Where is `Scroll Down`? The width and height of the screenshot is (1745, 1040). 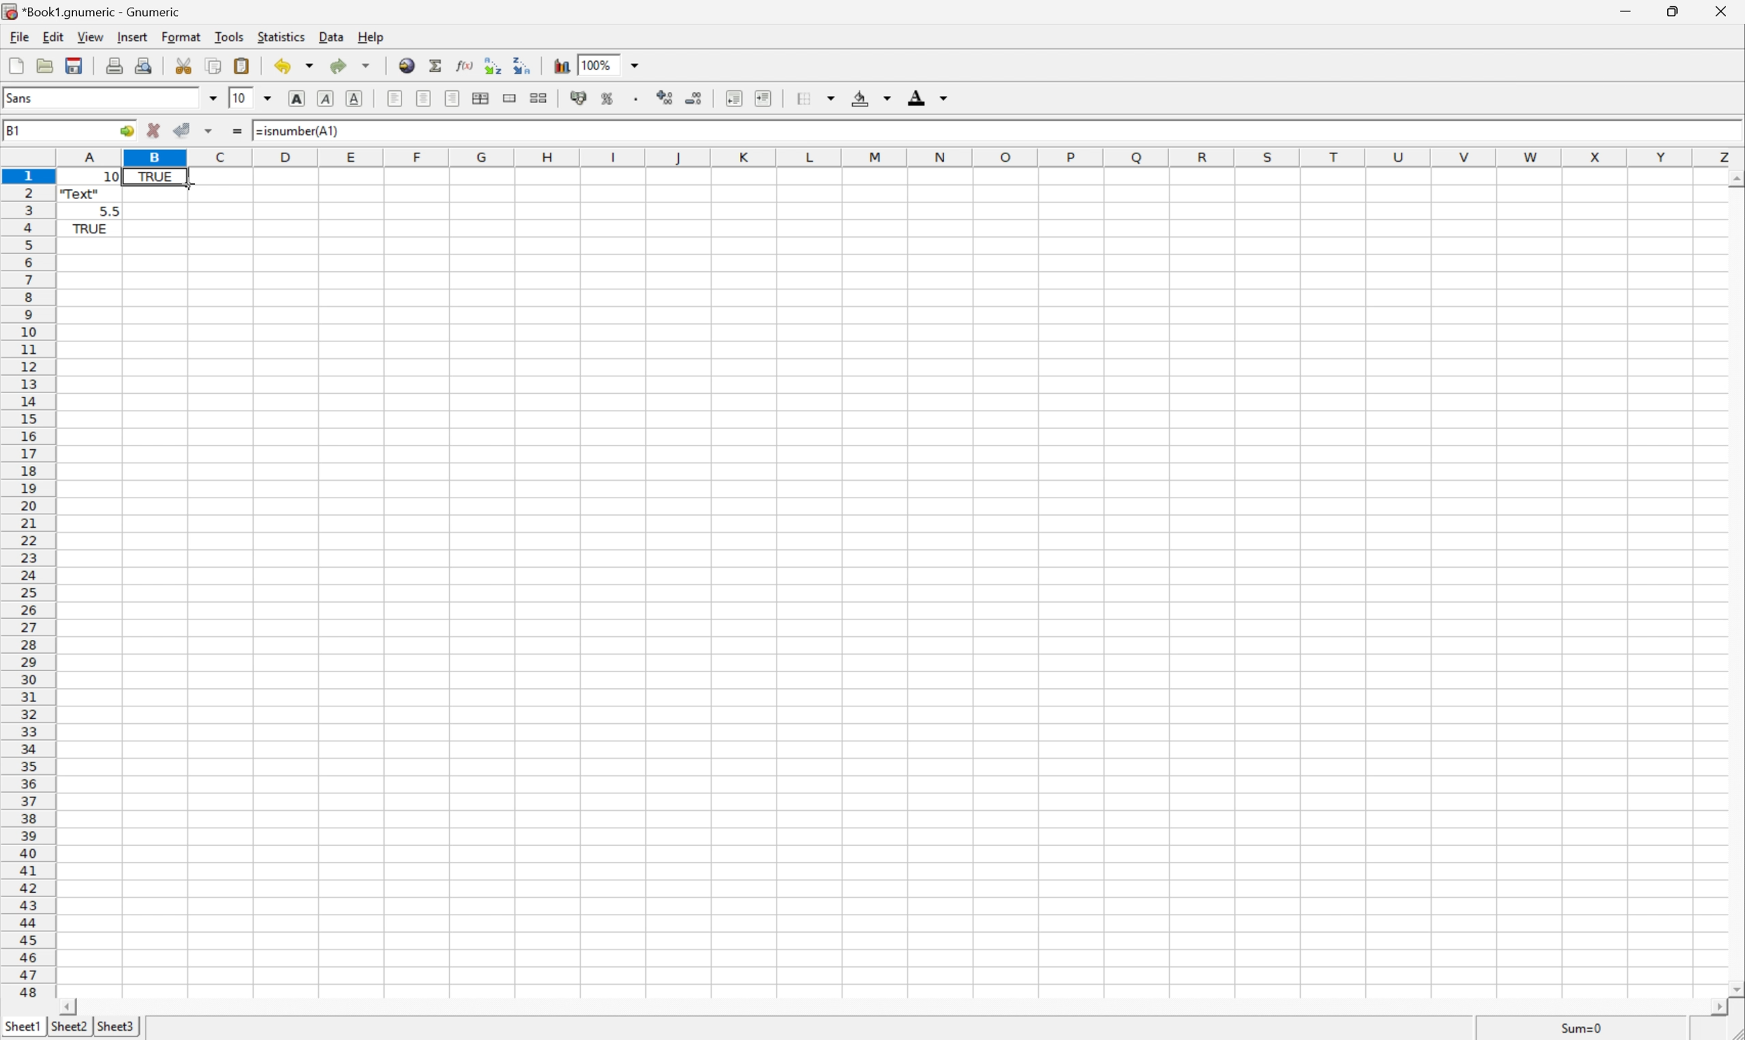 Scroll Down is located at coordinates (1734, 178).